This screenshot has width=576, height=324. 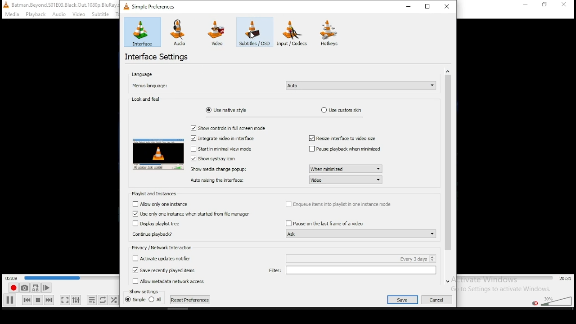 What do you see at coordinates (448, 6) in the screenshot?
I see `close window` at bounding box center [448, 6].